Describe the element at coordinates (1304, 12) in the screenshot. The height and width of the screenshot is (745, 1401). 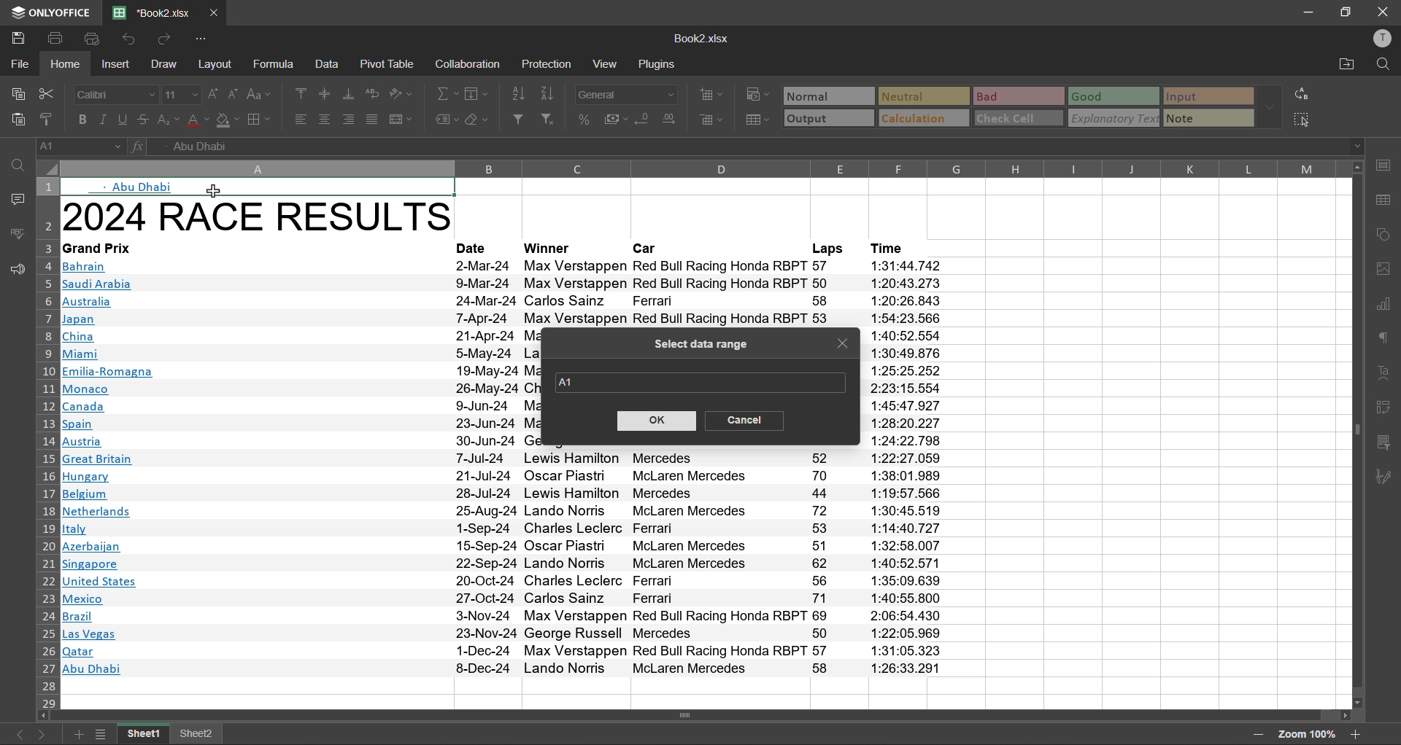
I see `minimize` at that location.